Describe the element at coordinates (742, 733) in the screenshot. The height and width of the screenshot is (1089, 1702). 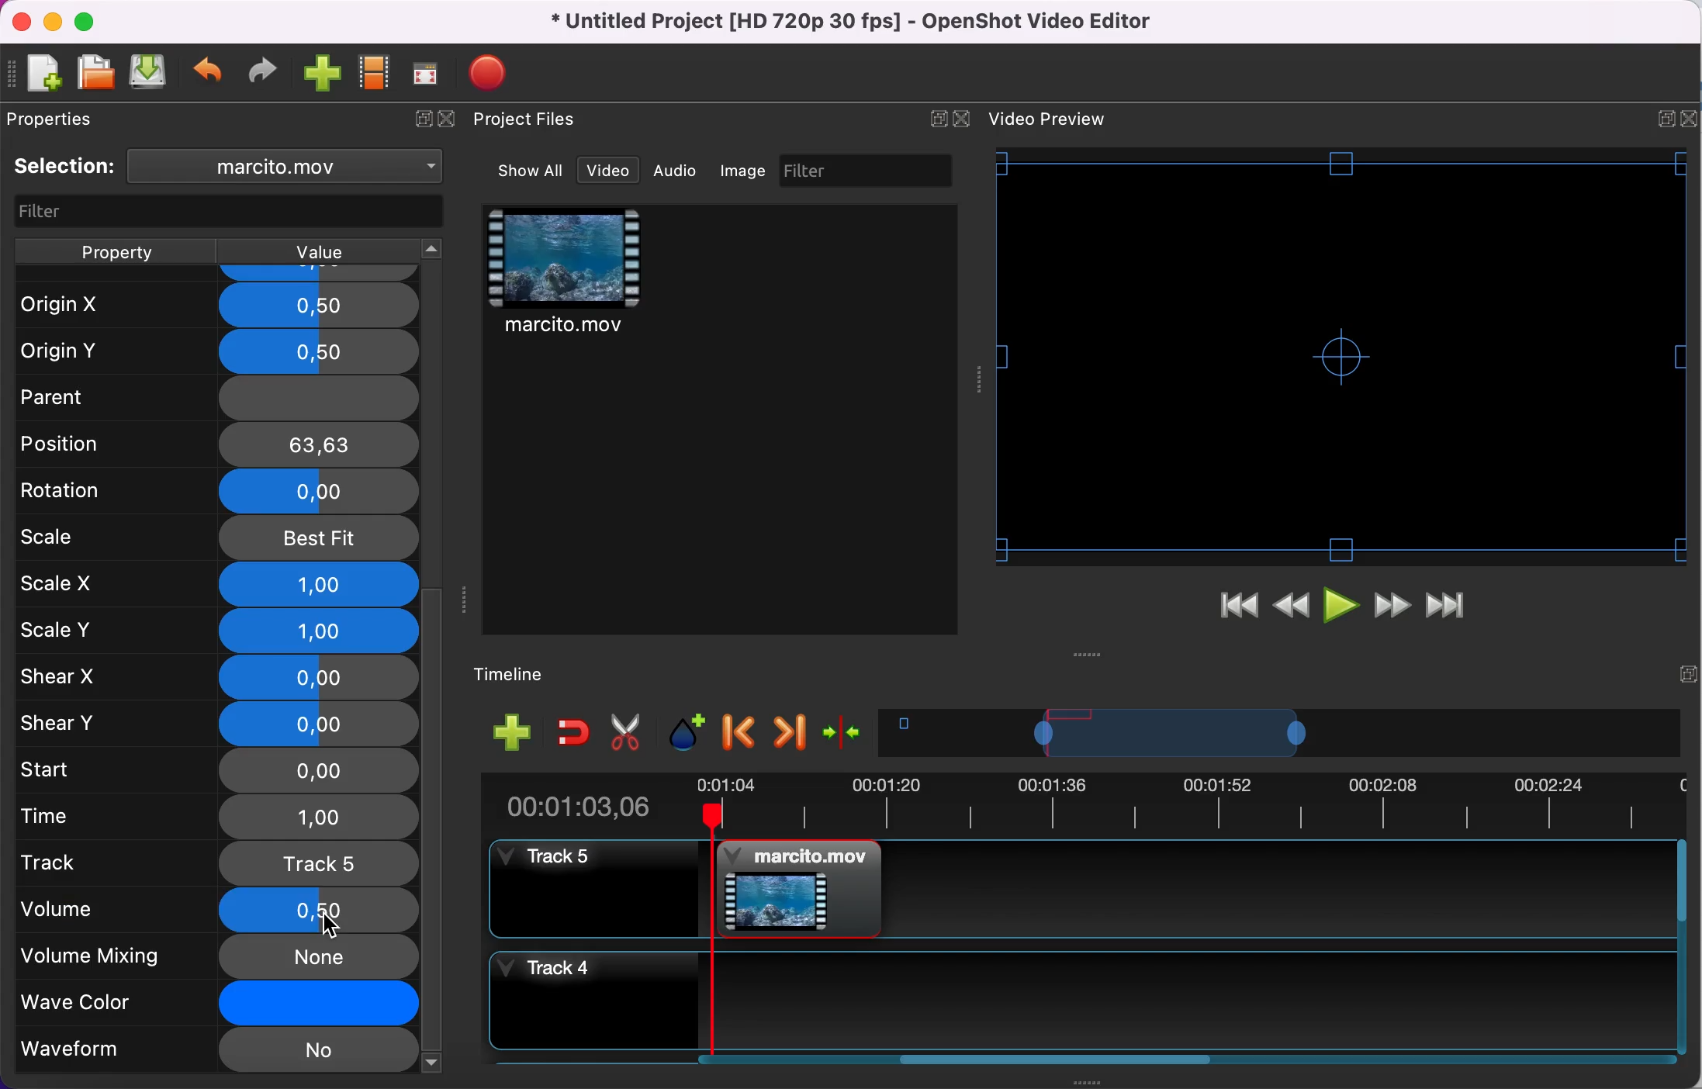
I see `previous marker` at that location.